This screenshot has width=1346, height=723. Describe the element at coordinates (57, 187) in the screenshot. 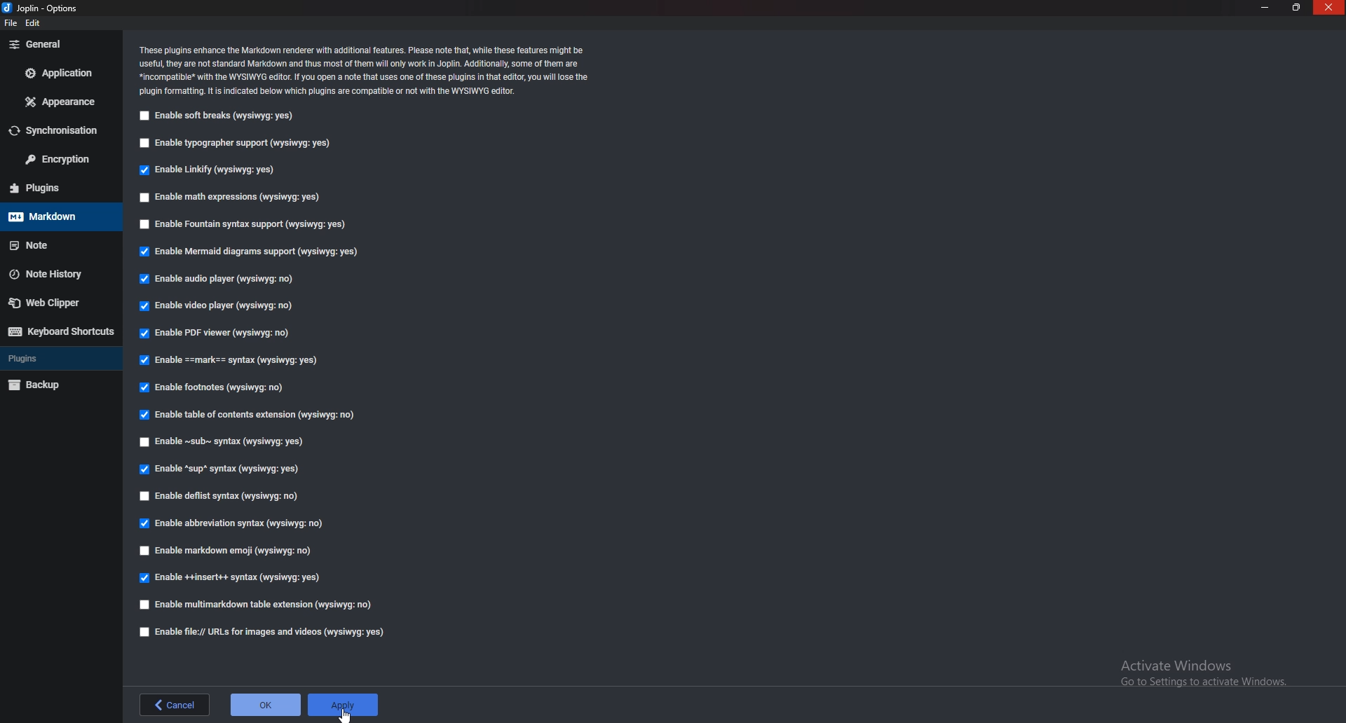

I see `Plugins` at that location.